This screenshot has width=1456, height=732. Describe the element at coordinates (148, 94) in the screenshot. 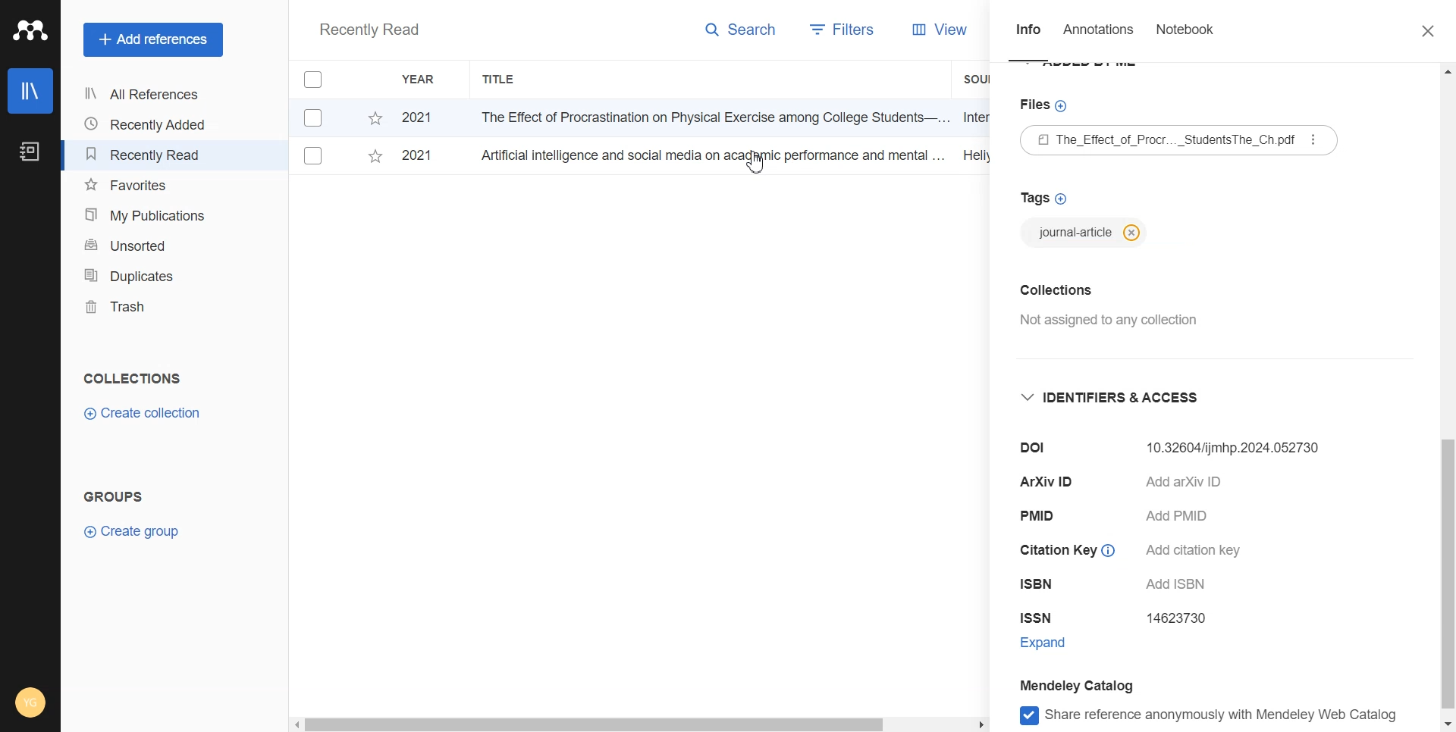

I see `All References` at that location.